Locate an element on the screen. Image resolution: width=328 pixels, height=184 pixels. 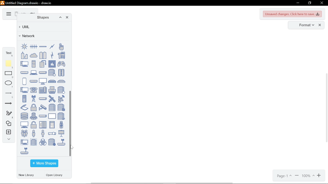
server storage is located at coordinates (61, 107).